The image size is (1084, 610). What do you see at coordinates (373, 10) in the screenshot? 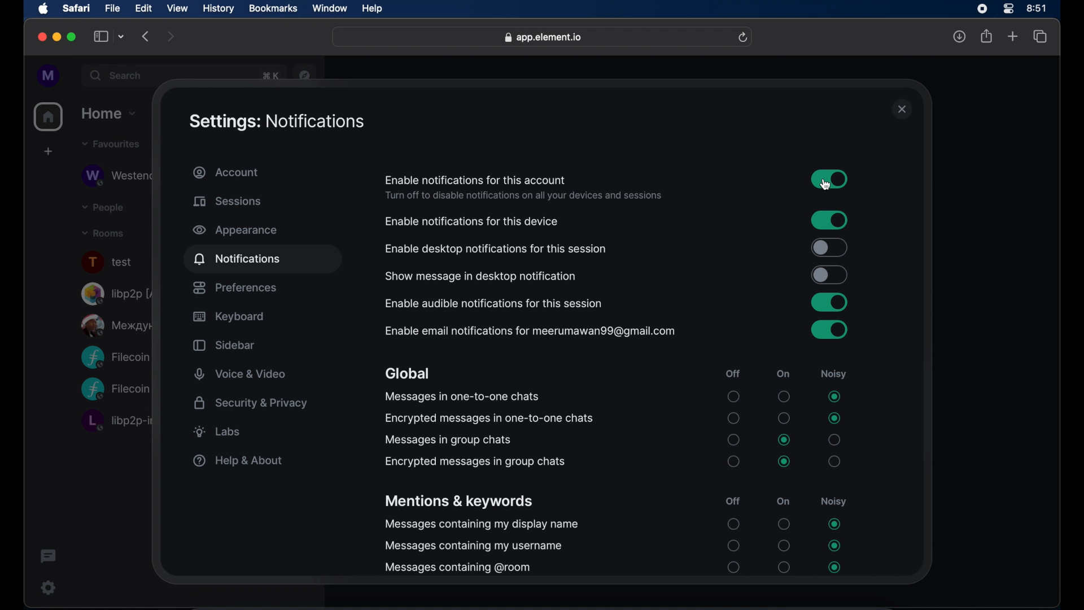
I see `help` at bounding box center [373, 10].